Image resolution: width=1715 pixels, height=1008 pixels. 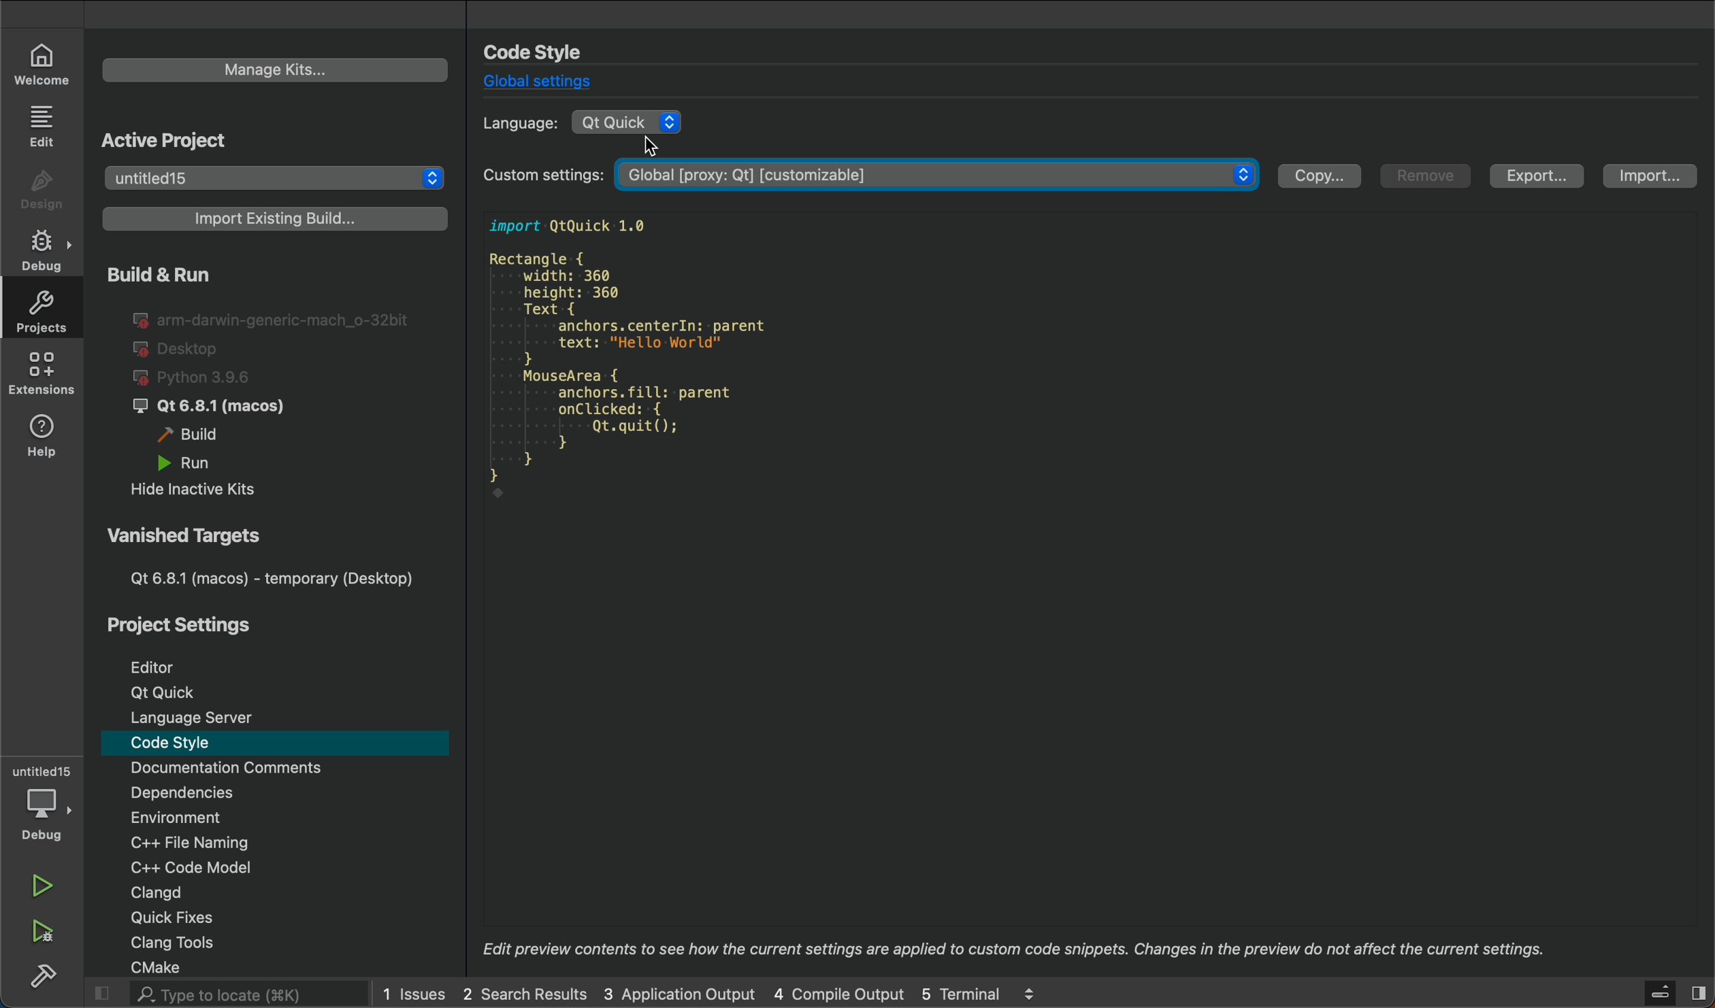 I want to click on search, so click(x=221, y=994).